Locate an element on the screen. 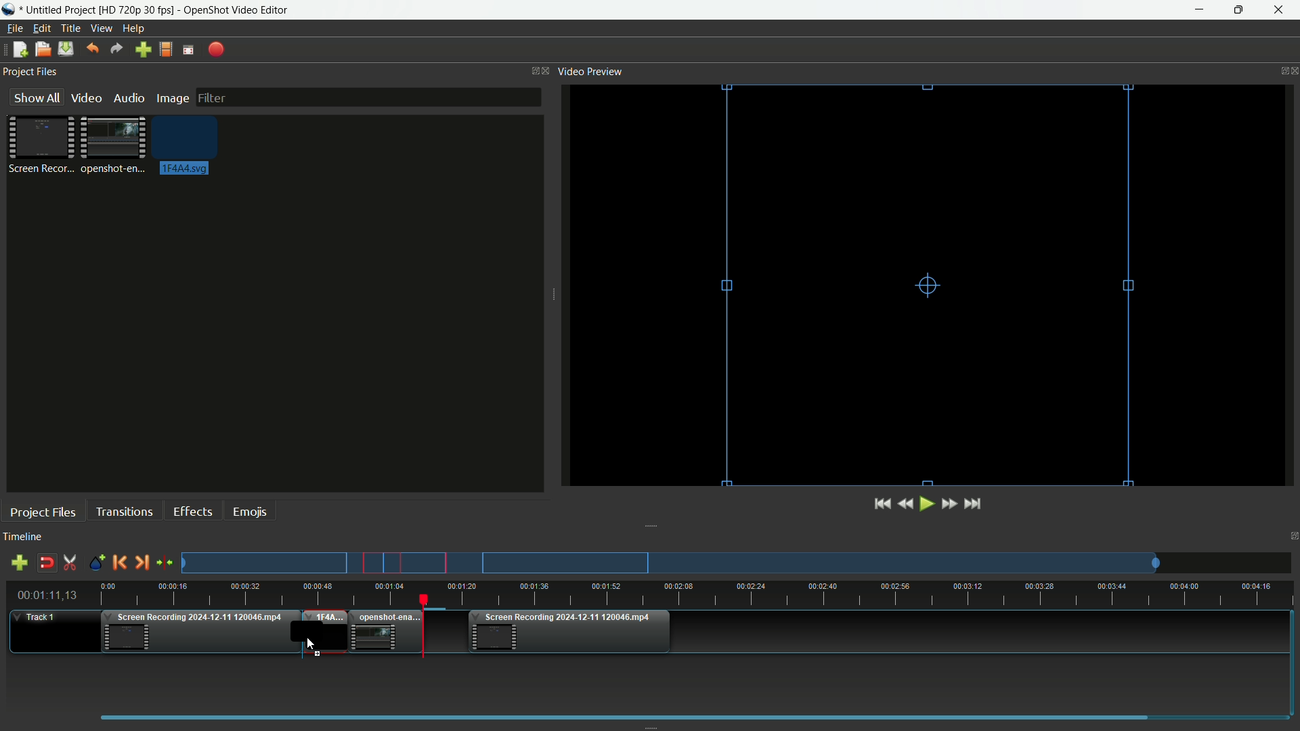 Image resolution: width=1300 pixels, height=731 pixels. Close timeline is located at coordinates (1292, 538).